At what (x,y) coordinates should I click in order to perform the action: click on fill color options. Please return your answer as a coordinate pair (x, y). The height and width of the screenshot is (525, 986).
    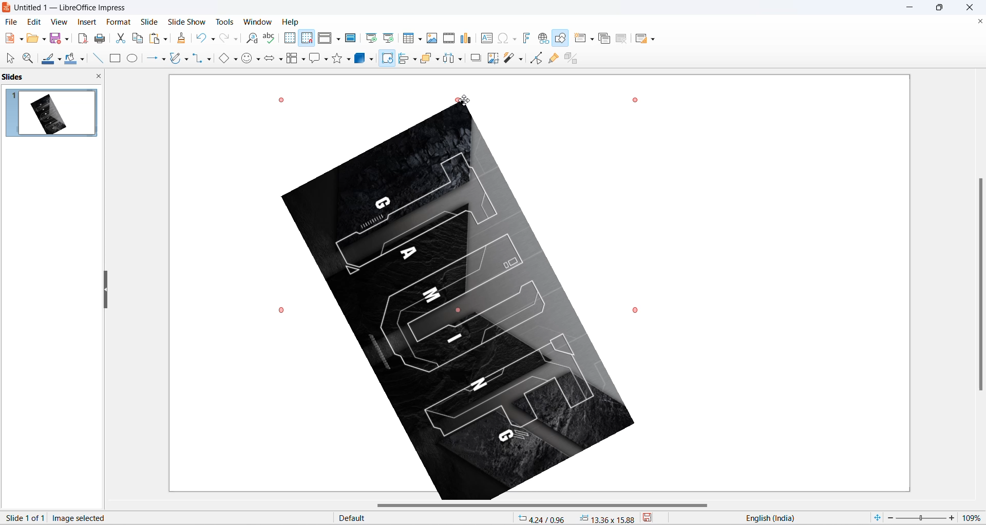
    Looking at the image, I should click on (82, 60).